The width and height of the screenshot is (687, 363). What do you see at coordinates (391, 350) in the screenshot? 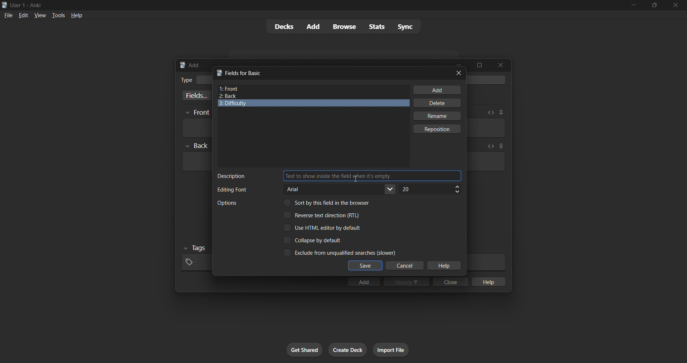
I see `import file` at bounding box center [391, 350].